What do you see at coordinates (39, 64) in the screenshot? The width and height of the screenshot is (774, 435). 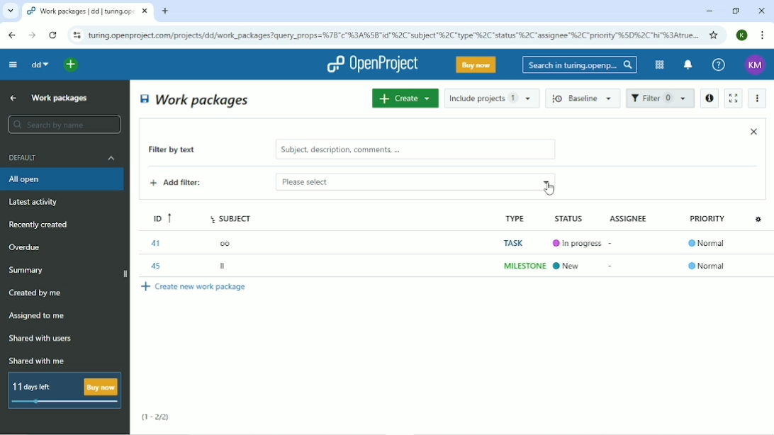 I see `dd` at bounding box center [39, 64].